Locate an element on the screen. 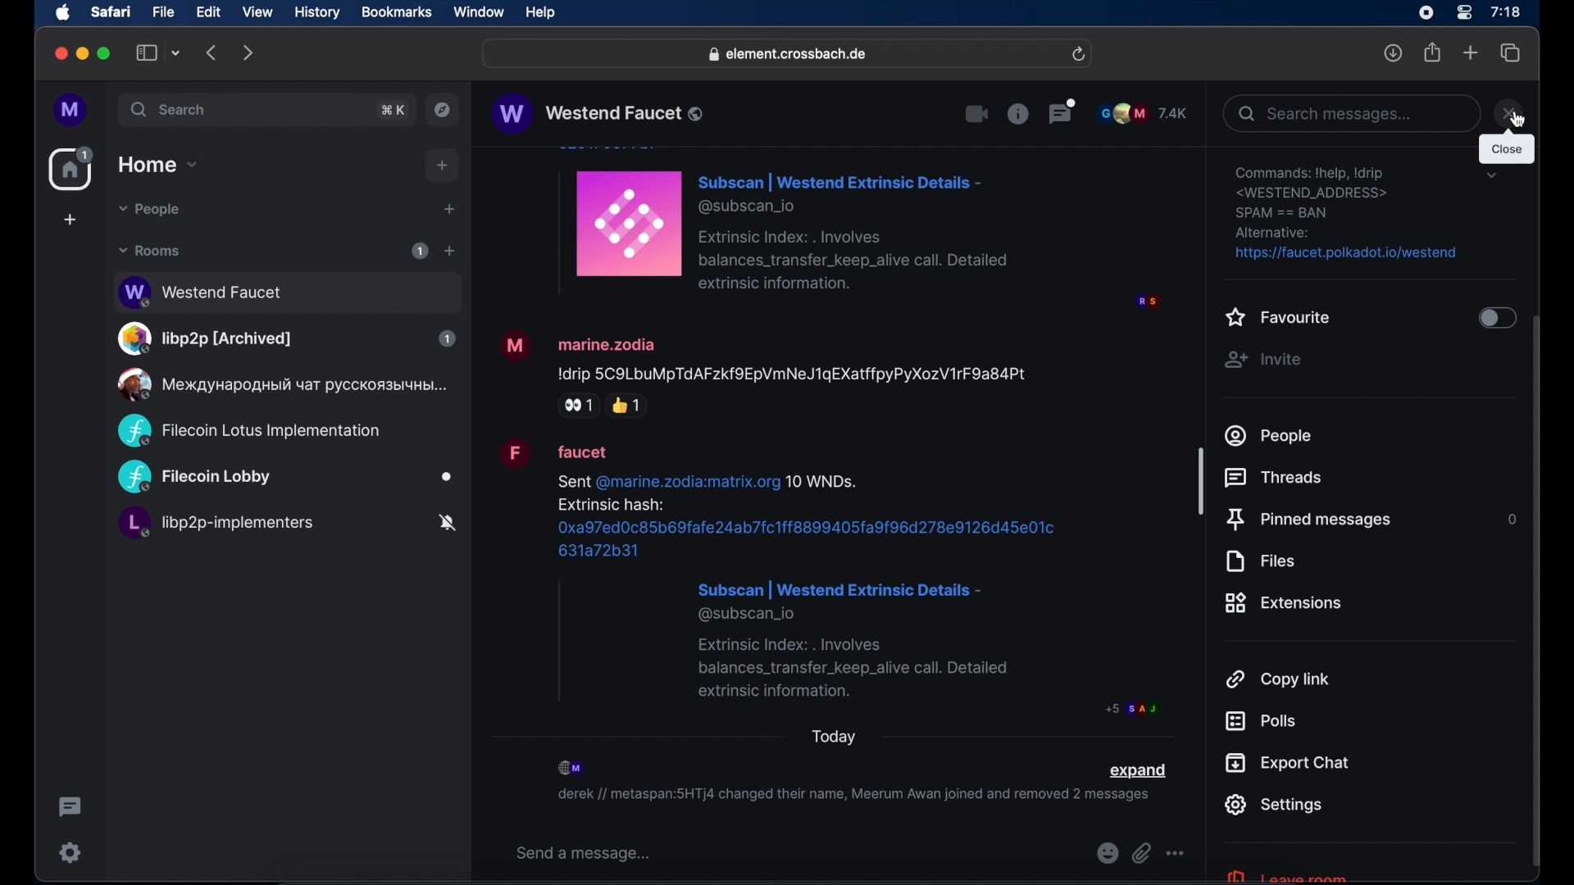  scroll box is located at coordinates (1201, 480).